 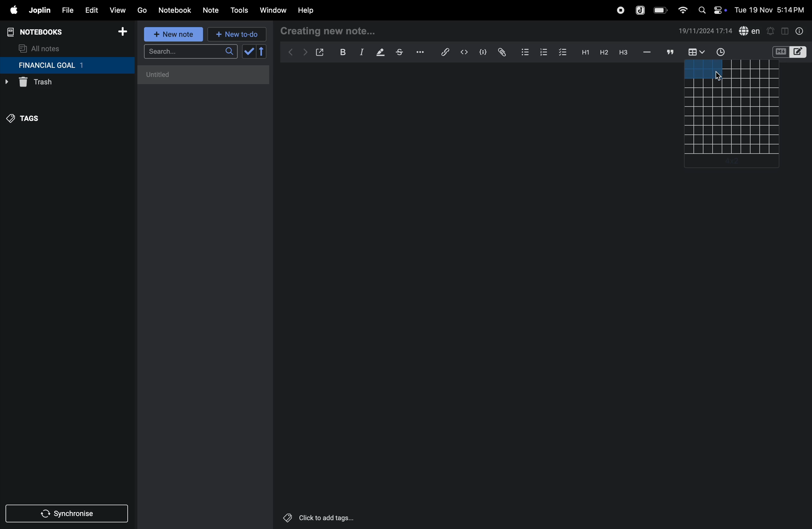 I want to click on financial goal, so click(x=67, y=65).